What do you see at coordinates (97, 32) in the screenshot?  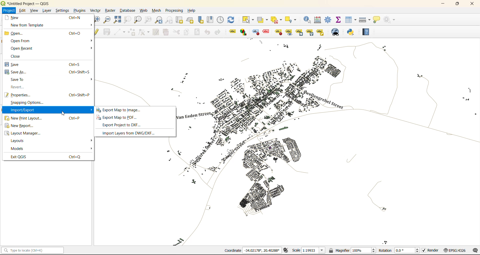 I see `toggle edits` at bounding box center [97, 32].